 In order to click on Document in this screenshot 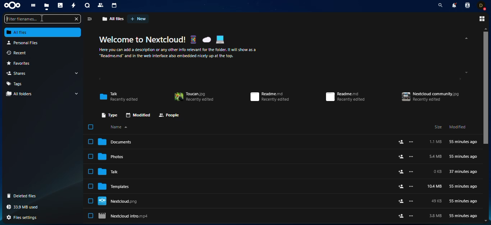, I will do `click(246, 142)`.